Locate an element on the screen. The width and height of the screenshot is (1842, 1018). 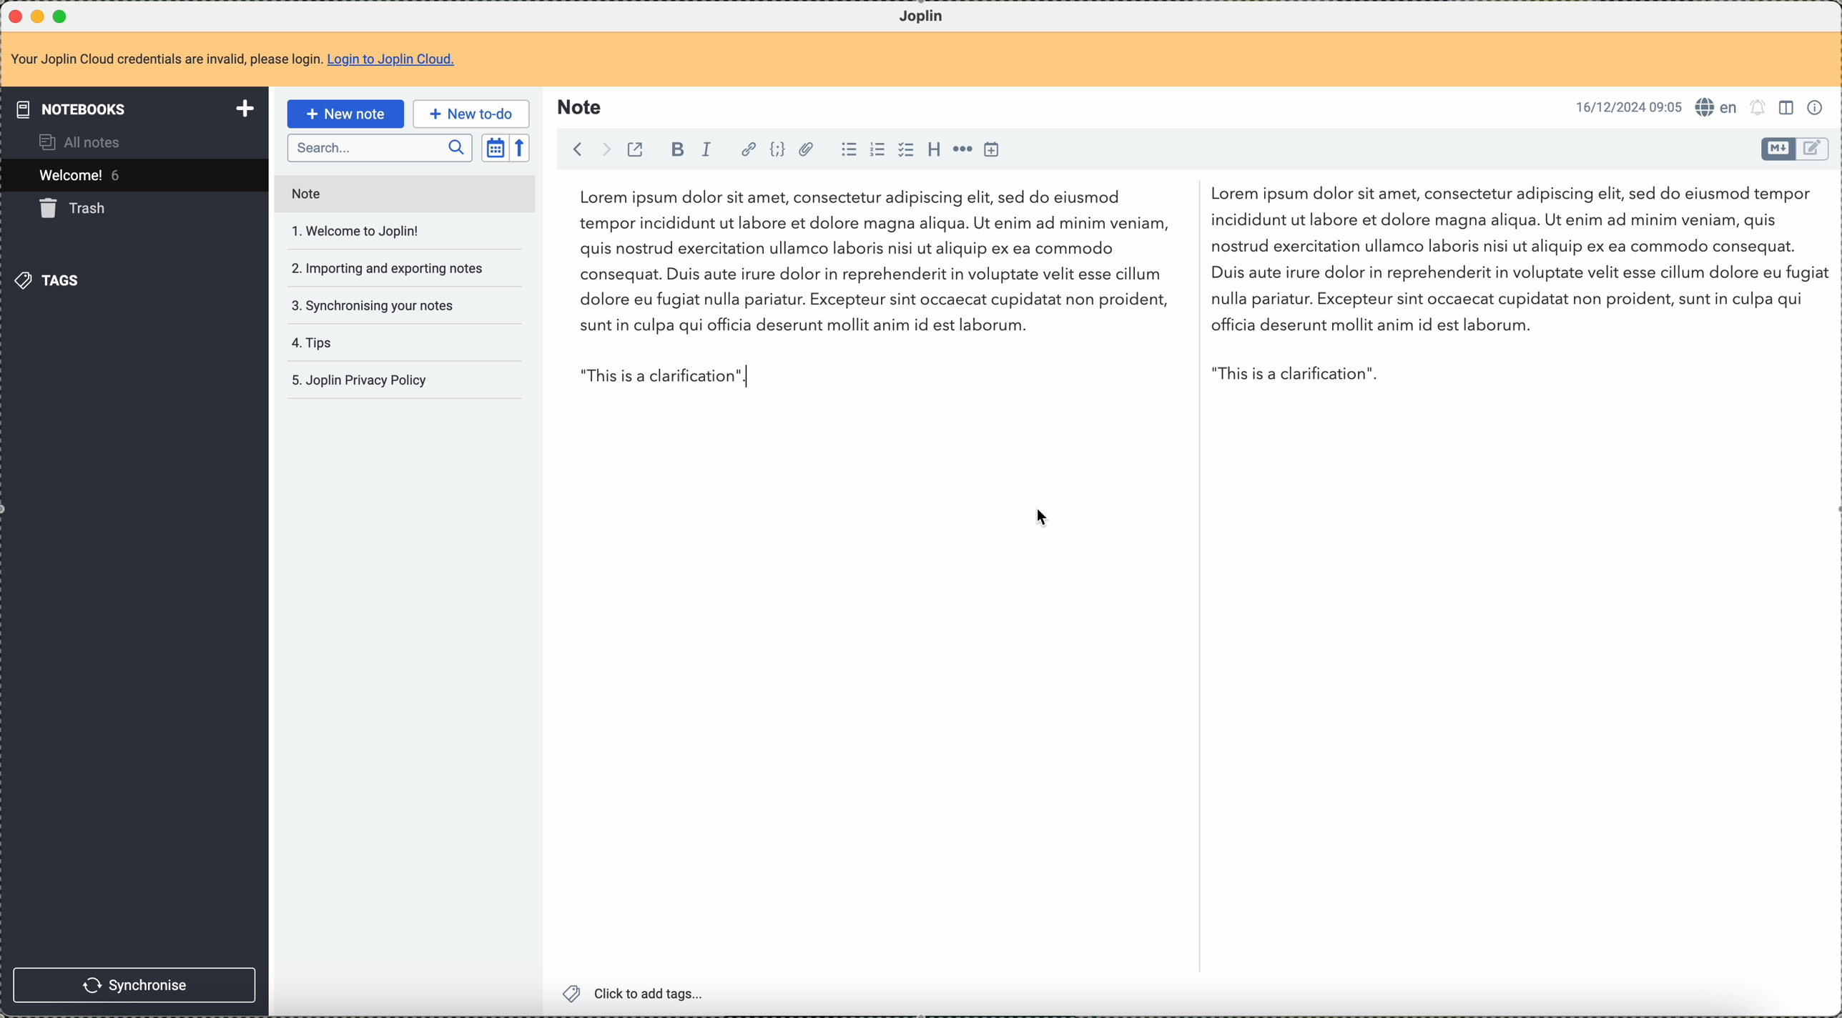
reverse sort order is located at coordinates (521, 147).